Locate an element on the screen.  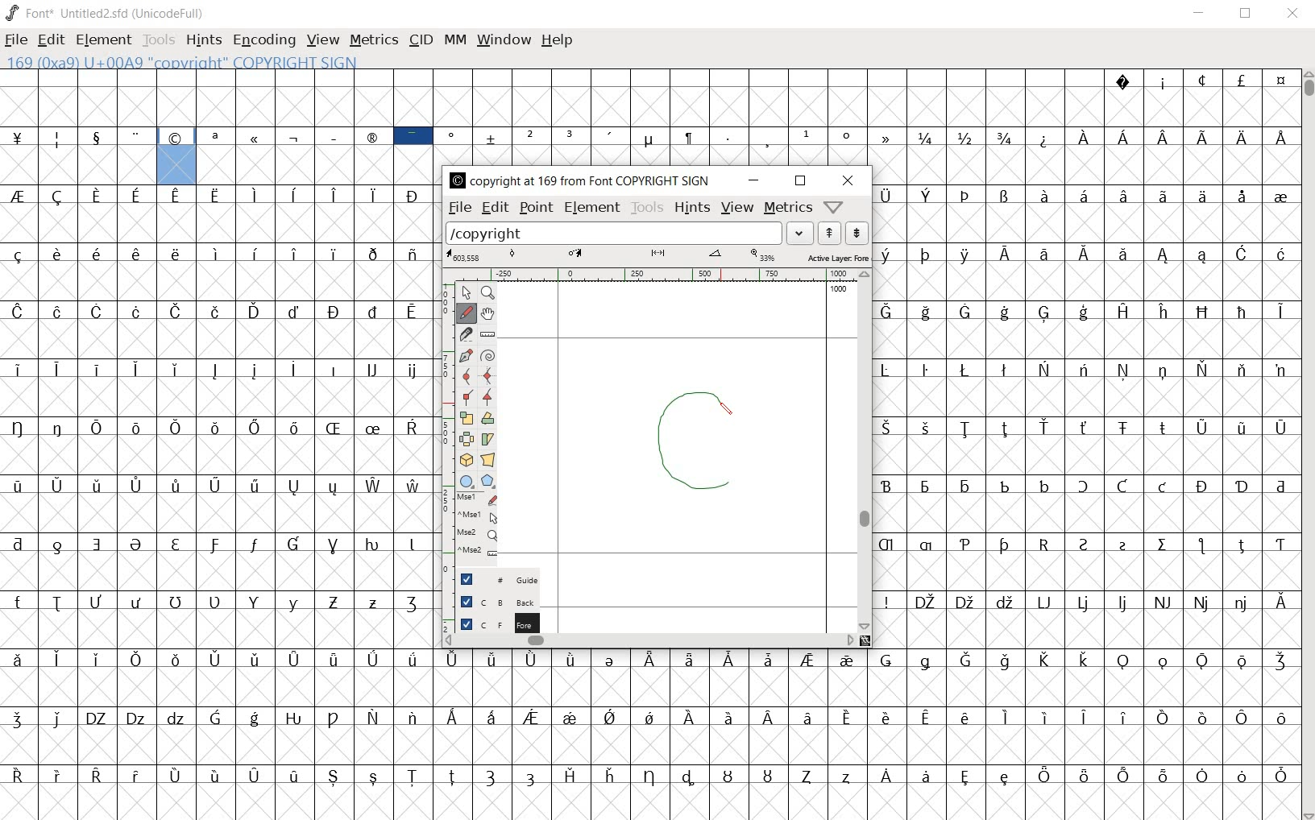
minimize is located at coordinates (753, 180).